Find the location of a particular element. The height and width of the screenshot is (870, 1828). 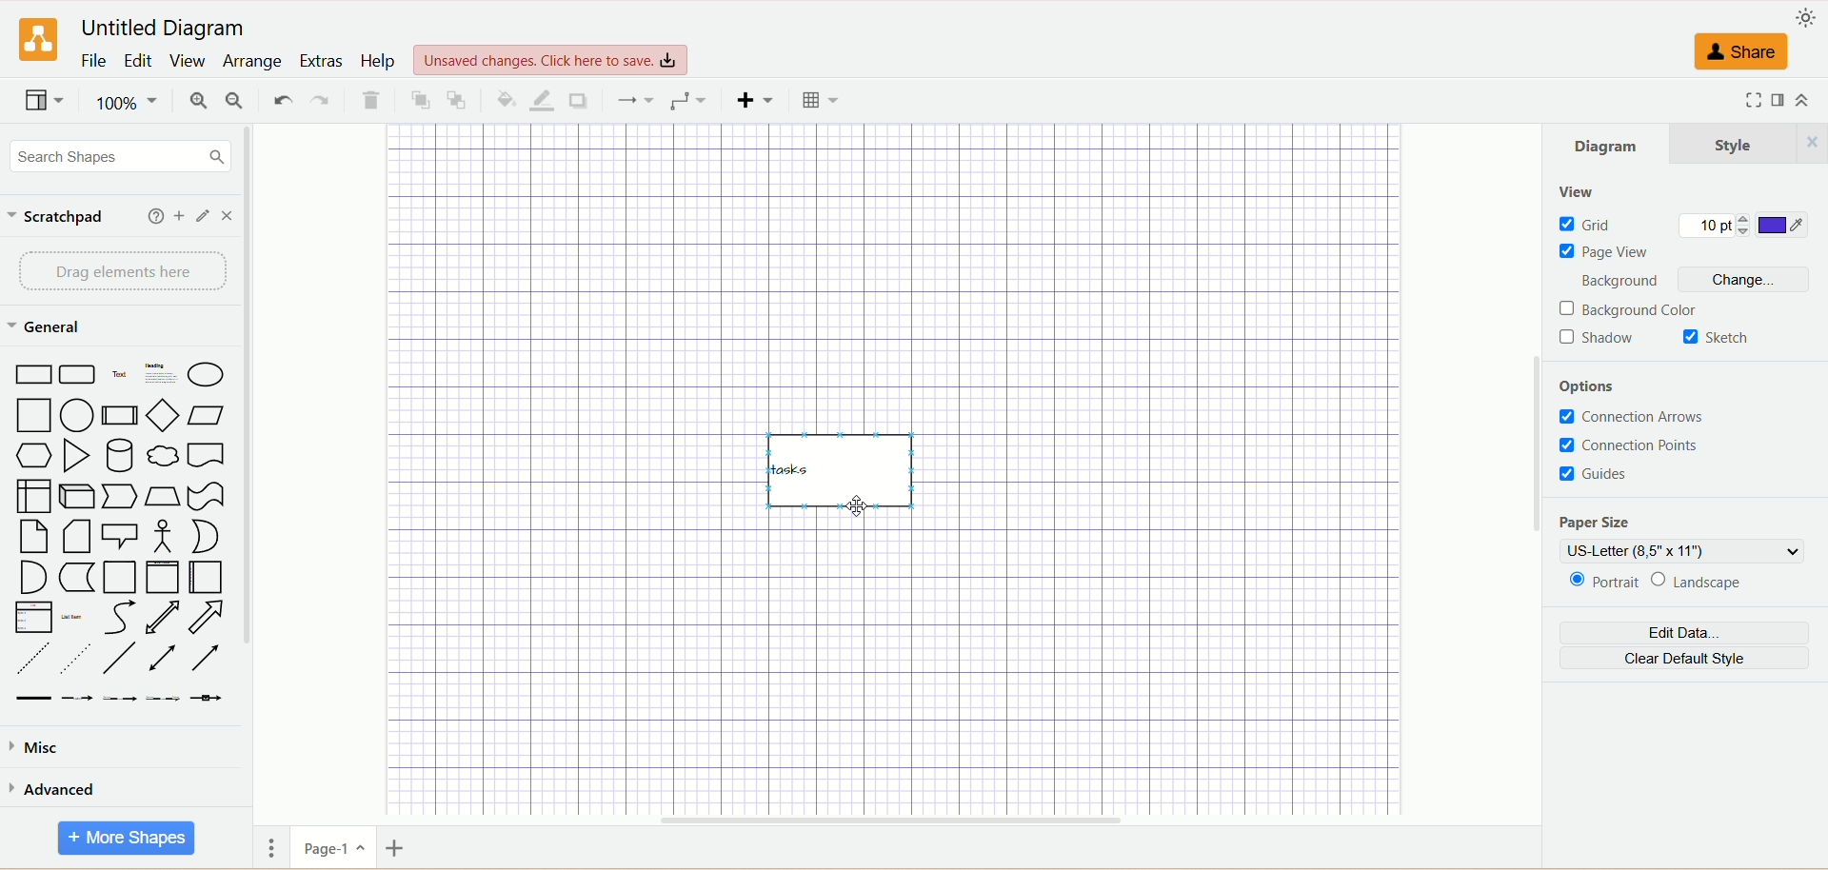

Vertical Page is located at coordinates (163, 579).